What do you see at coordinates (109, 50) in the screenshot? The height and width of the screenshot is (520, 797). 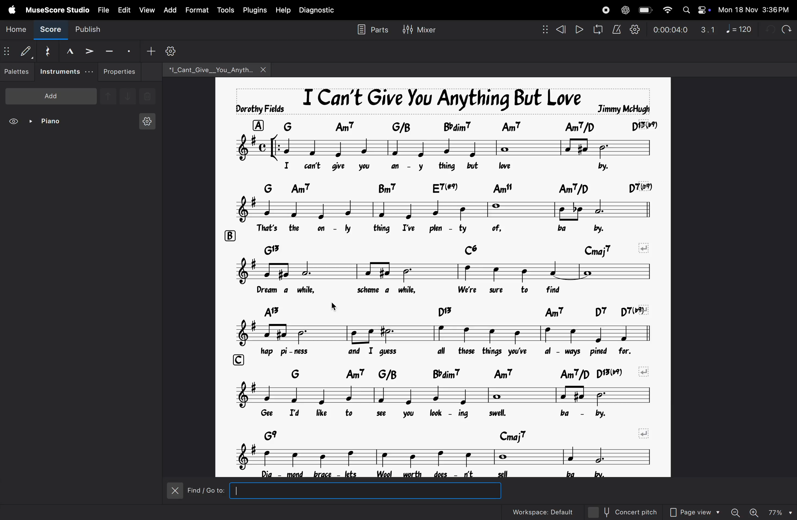 I see `tenuto` at bounding box center [109, 50].